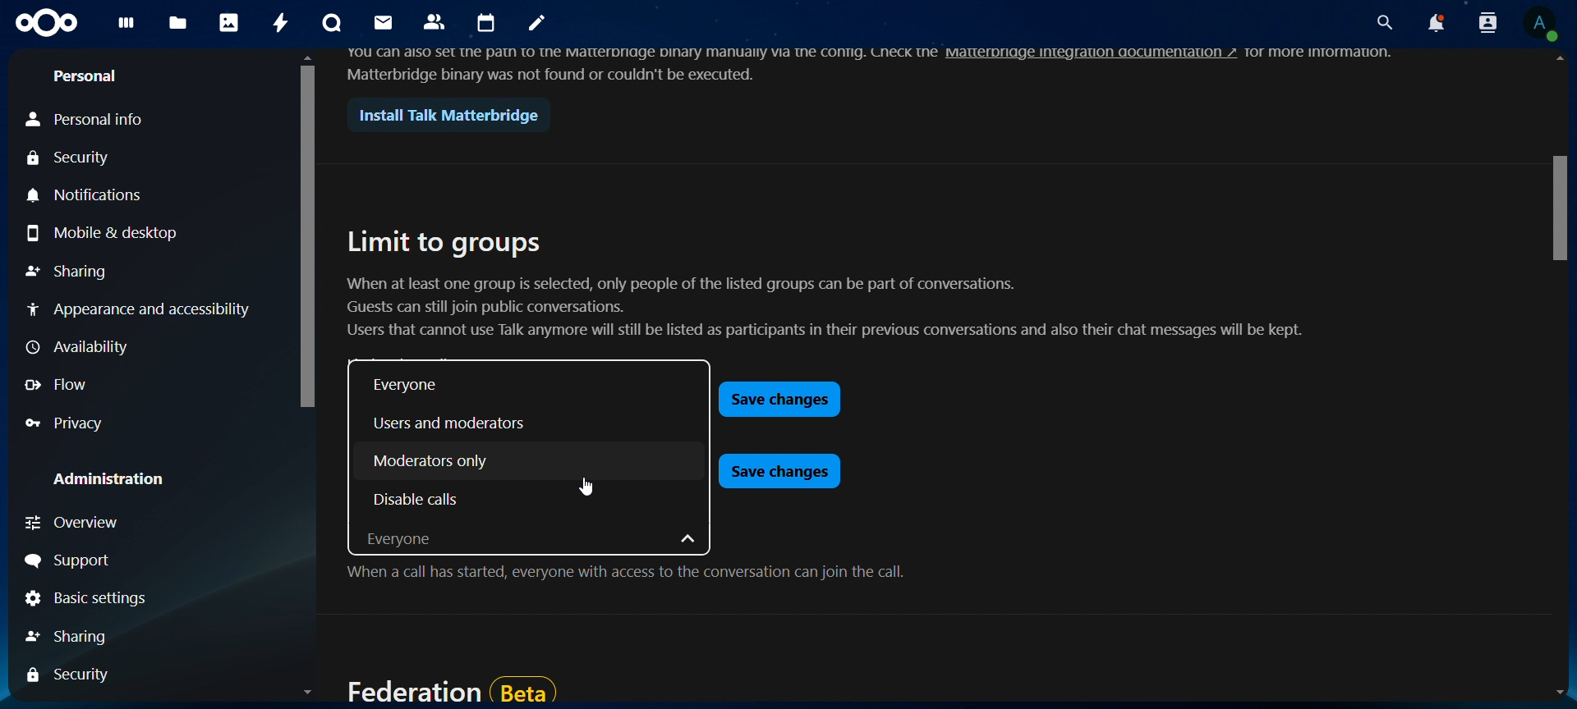 The image size is (1577, 709). What do you see at coordinates (779, 470) in the screenshot?
I see `save changes` at bounding box center [779, 470].